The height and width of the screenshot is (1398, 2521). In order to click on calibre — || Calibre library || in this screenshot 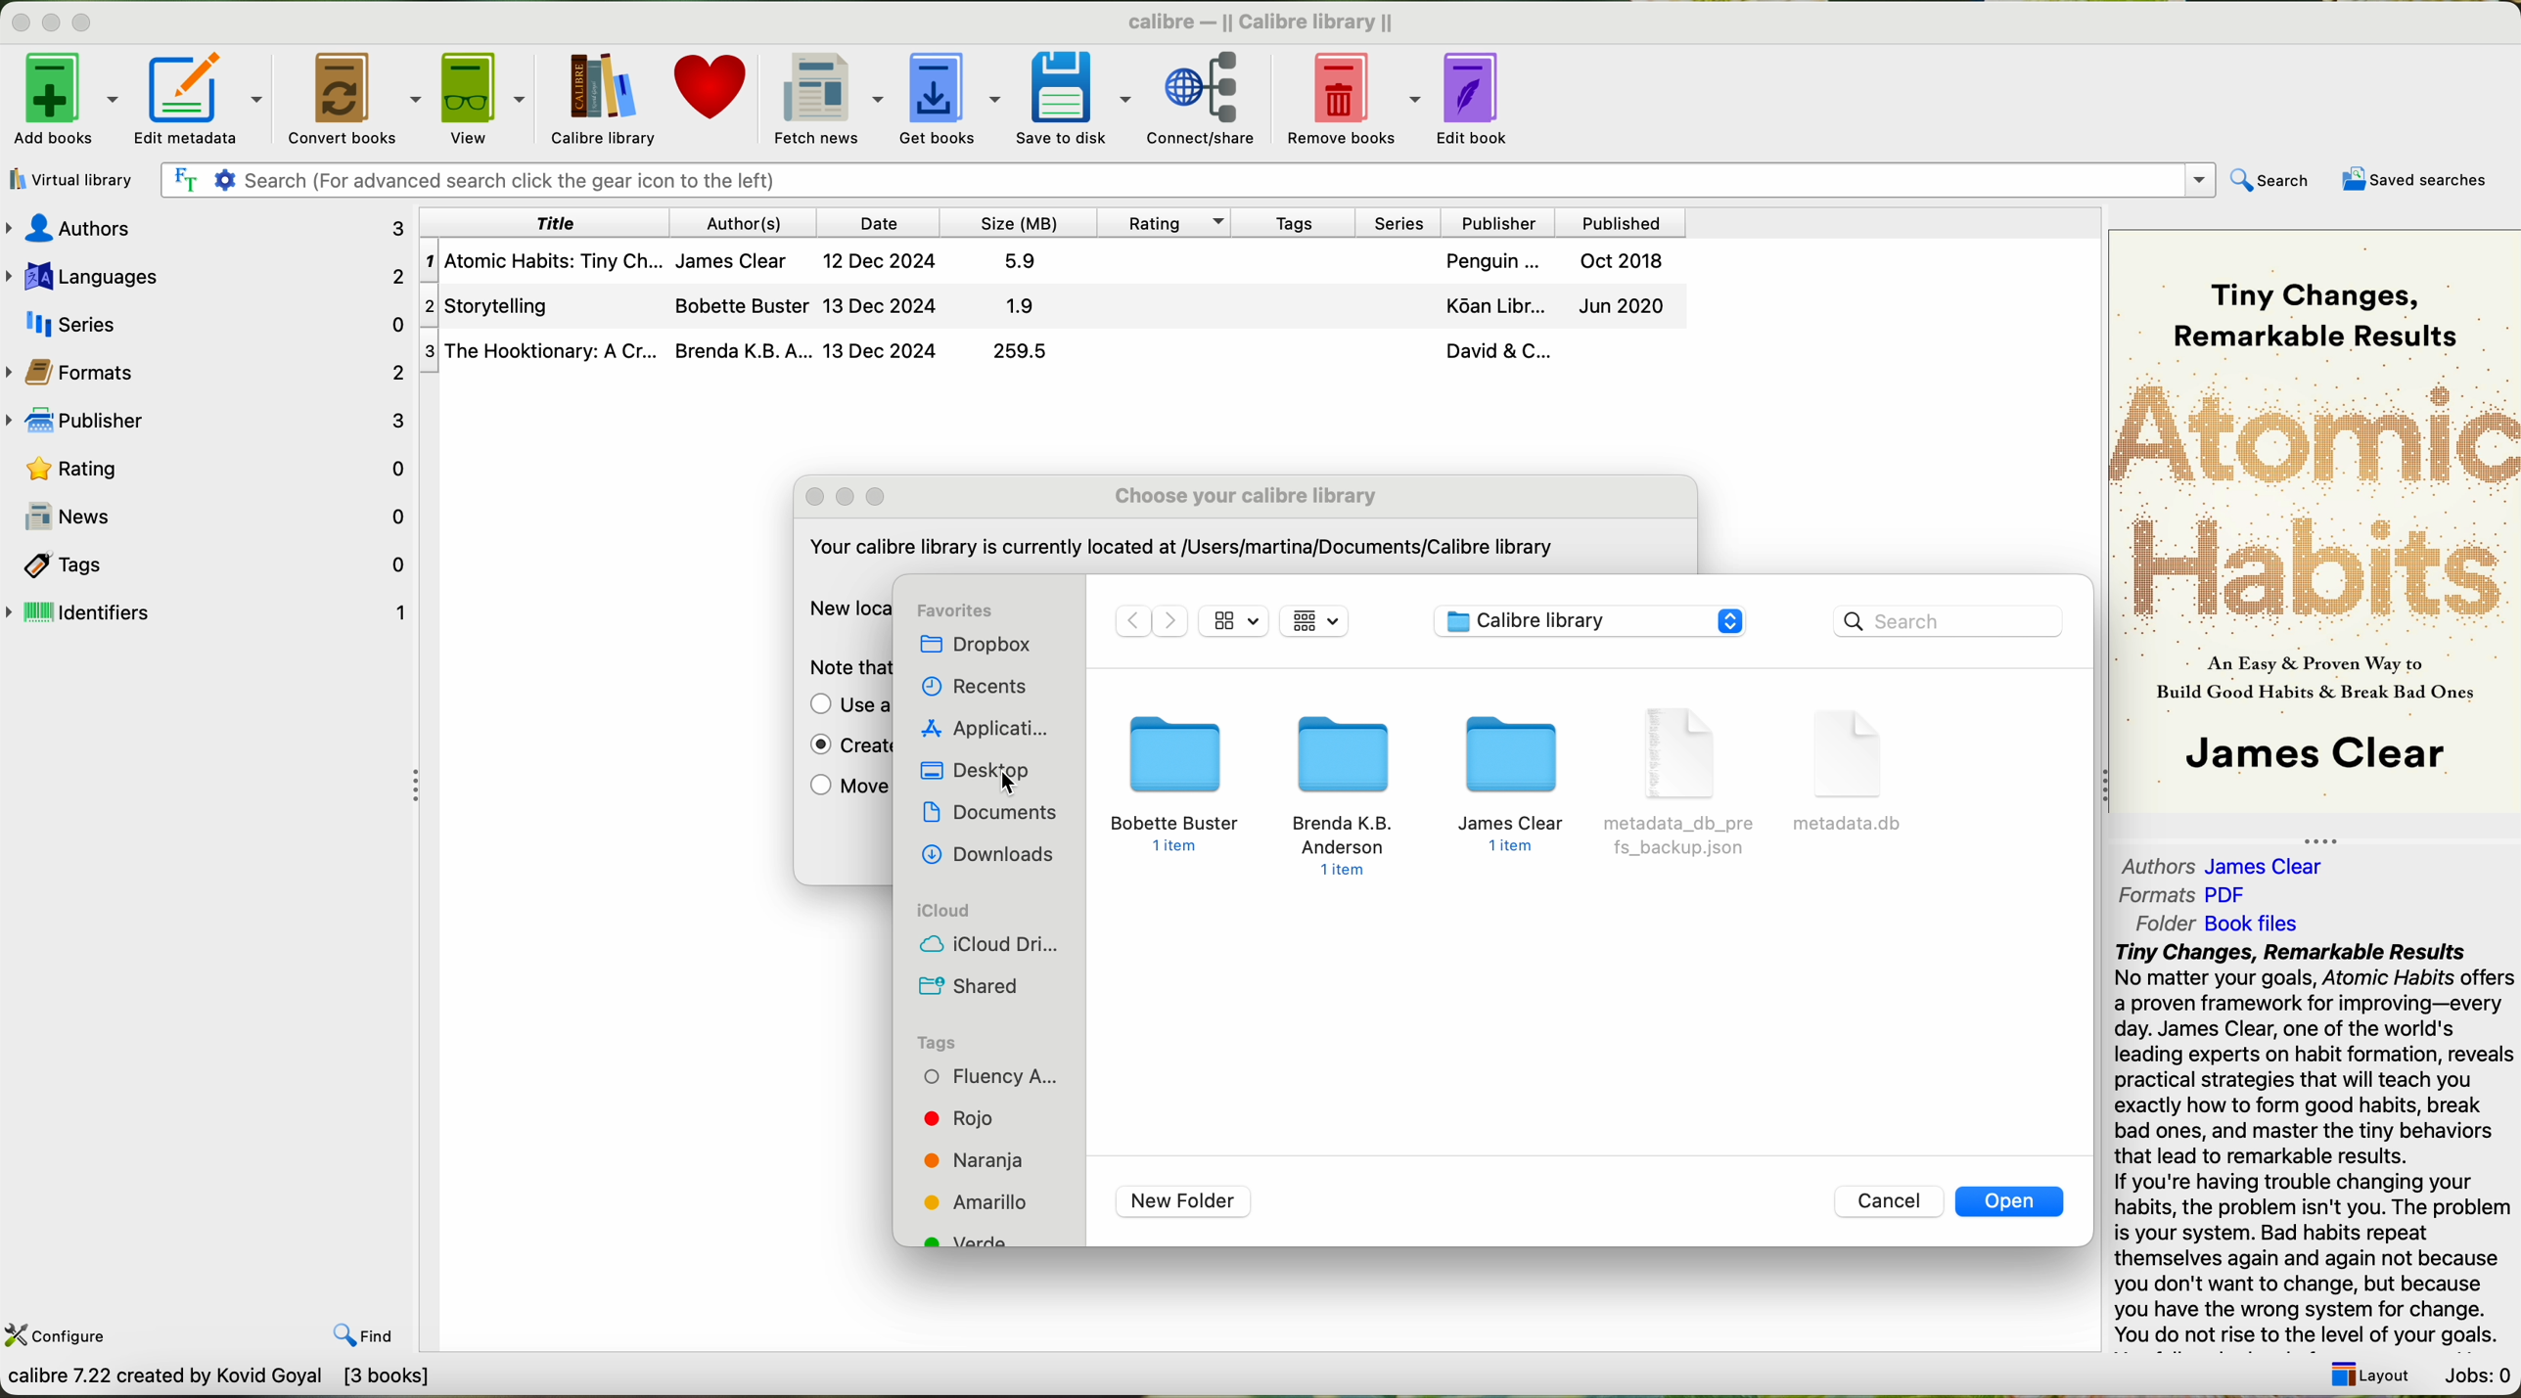, I will do `click(1266, 21)`.